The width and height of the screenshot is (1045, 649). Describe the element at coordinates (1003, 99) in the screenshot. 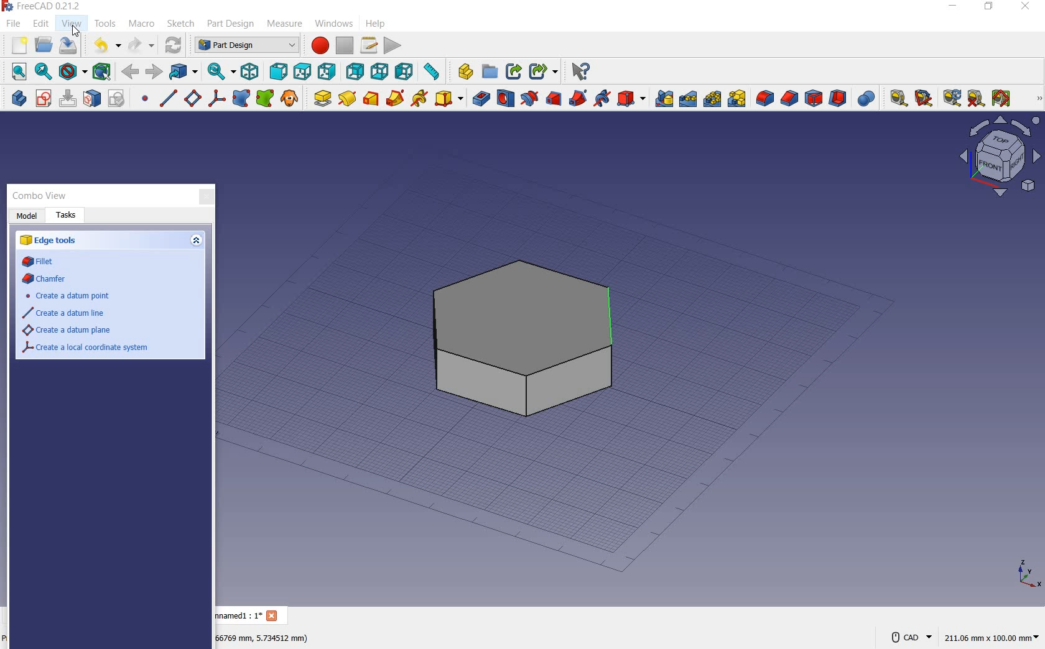

I see `Toggle all` at that location.